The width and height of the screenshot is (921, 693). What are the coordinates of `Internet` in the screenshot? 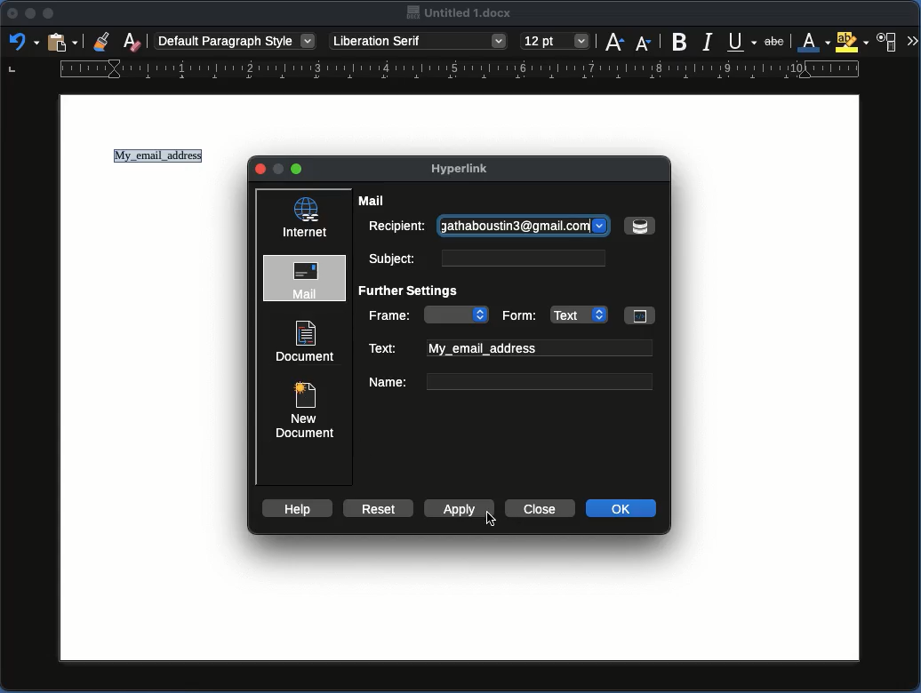 It's located at (306, 218).